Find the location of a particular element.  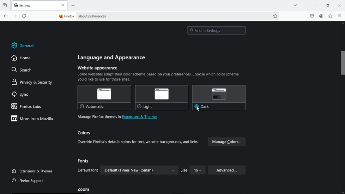

Override Firefox's default colors for text, website backgrounds, and links. is located at coordinates (138, 143).